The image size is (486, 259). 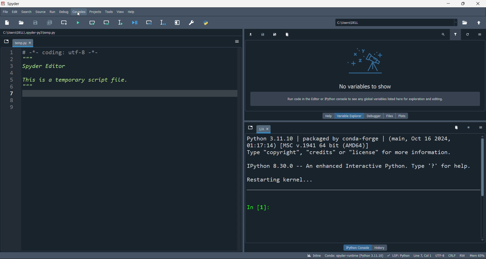 What do you see at coordinates (462, 4) in the screenshot?
I see `maximize` at bounding box center [462, 4].